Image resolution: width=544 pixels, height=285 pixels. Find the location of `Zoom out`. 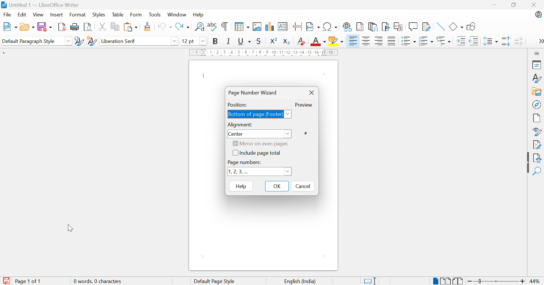

Zoom out is located at coordinates (471, 282).